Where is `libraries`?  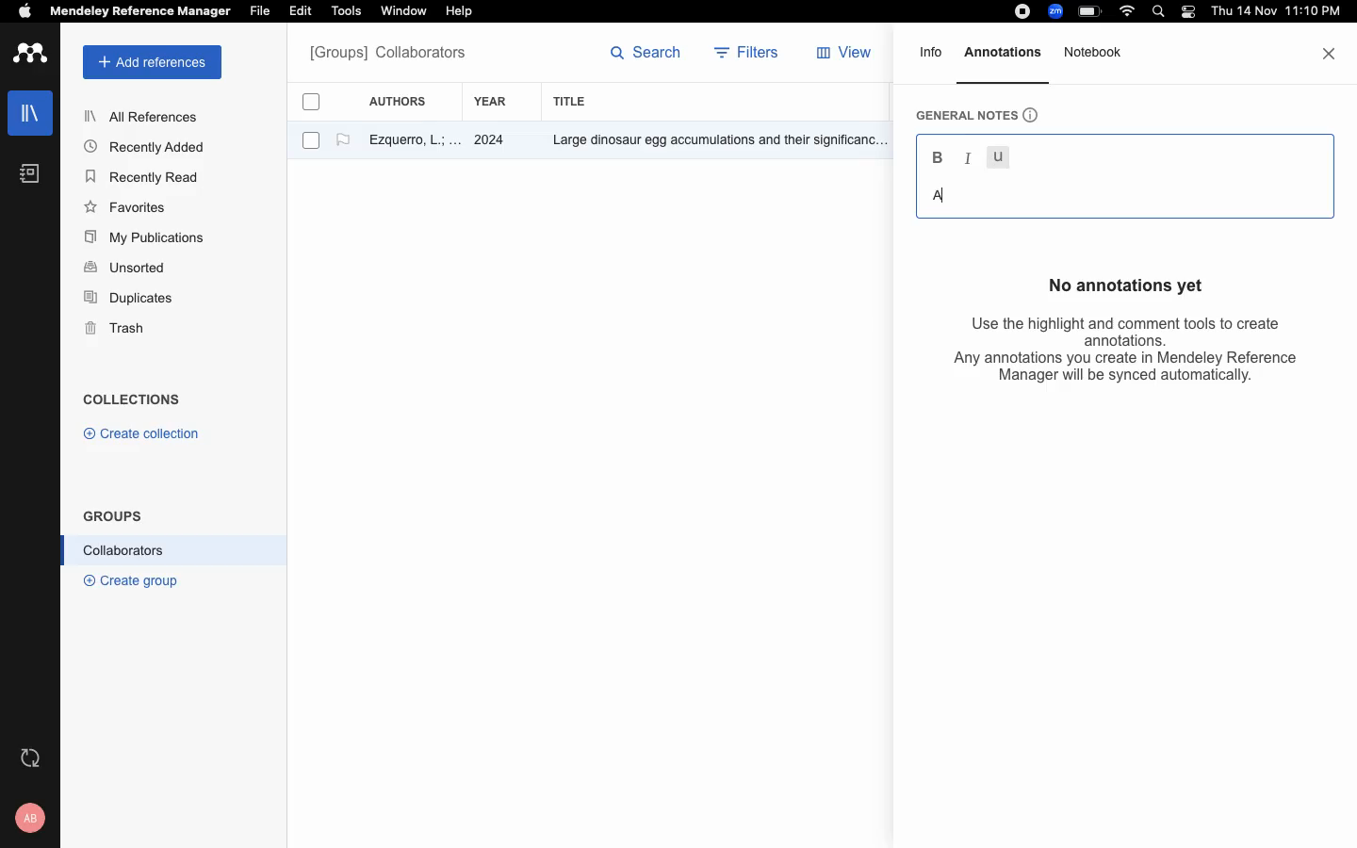
libraries is located at coordinates (28, 111).